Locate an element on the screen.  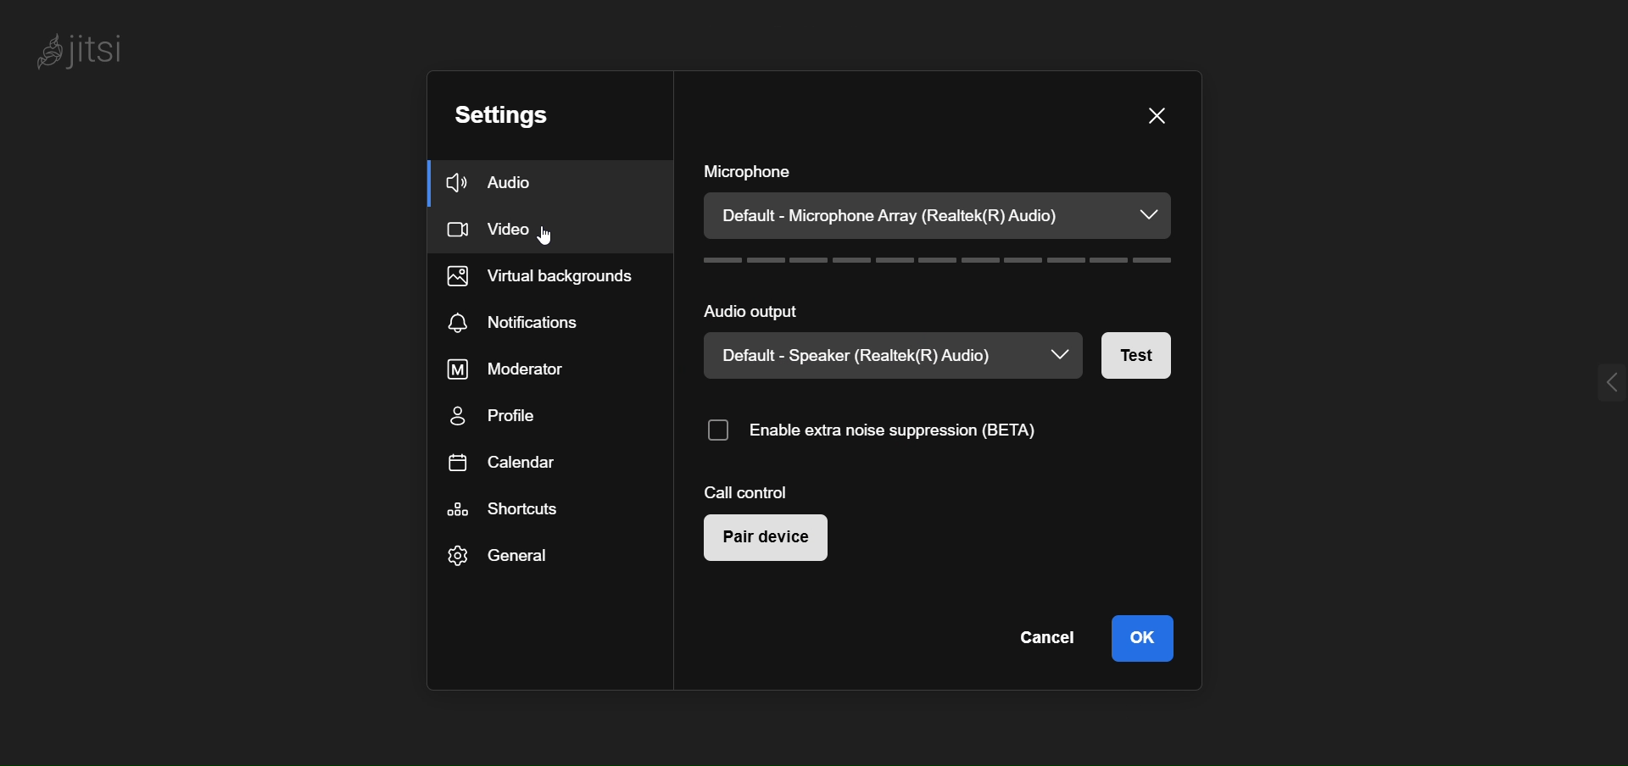
call control is located at coordinates (749, 490).